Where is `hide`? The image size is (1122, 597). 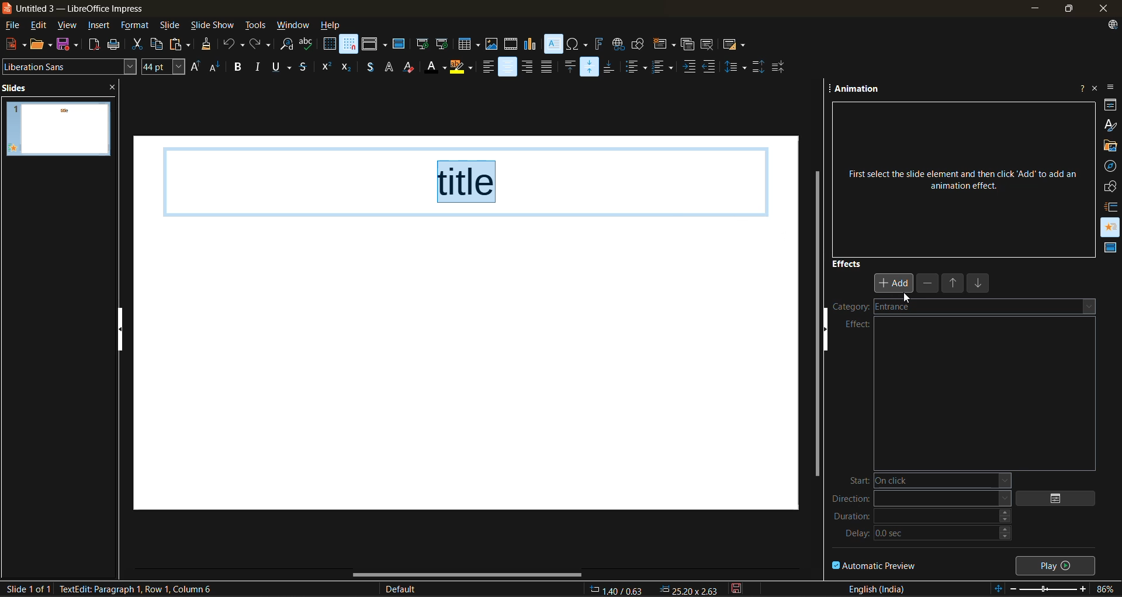
hide is located at coordinates (830, 336).